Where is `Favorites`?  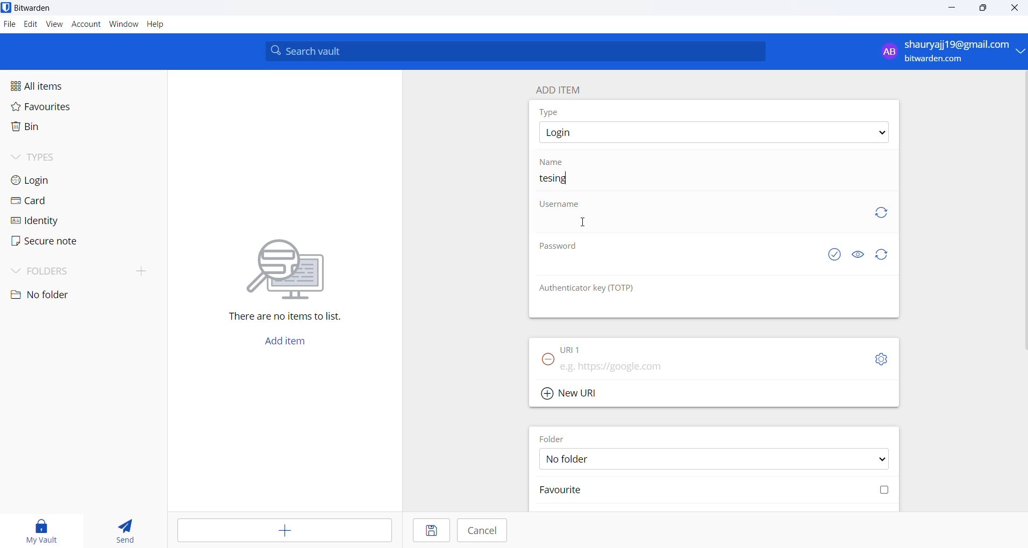 Favorites is located at coordinates (65, 109).